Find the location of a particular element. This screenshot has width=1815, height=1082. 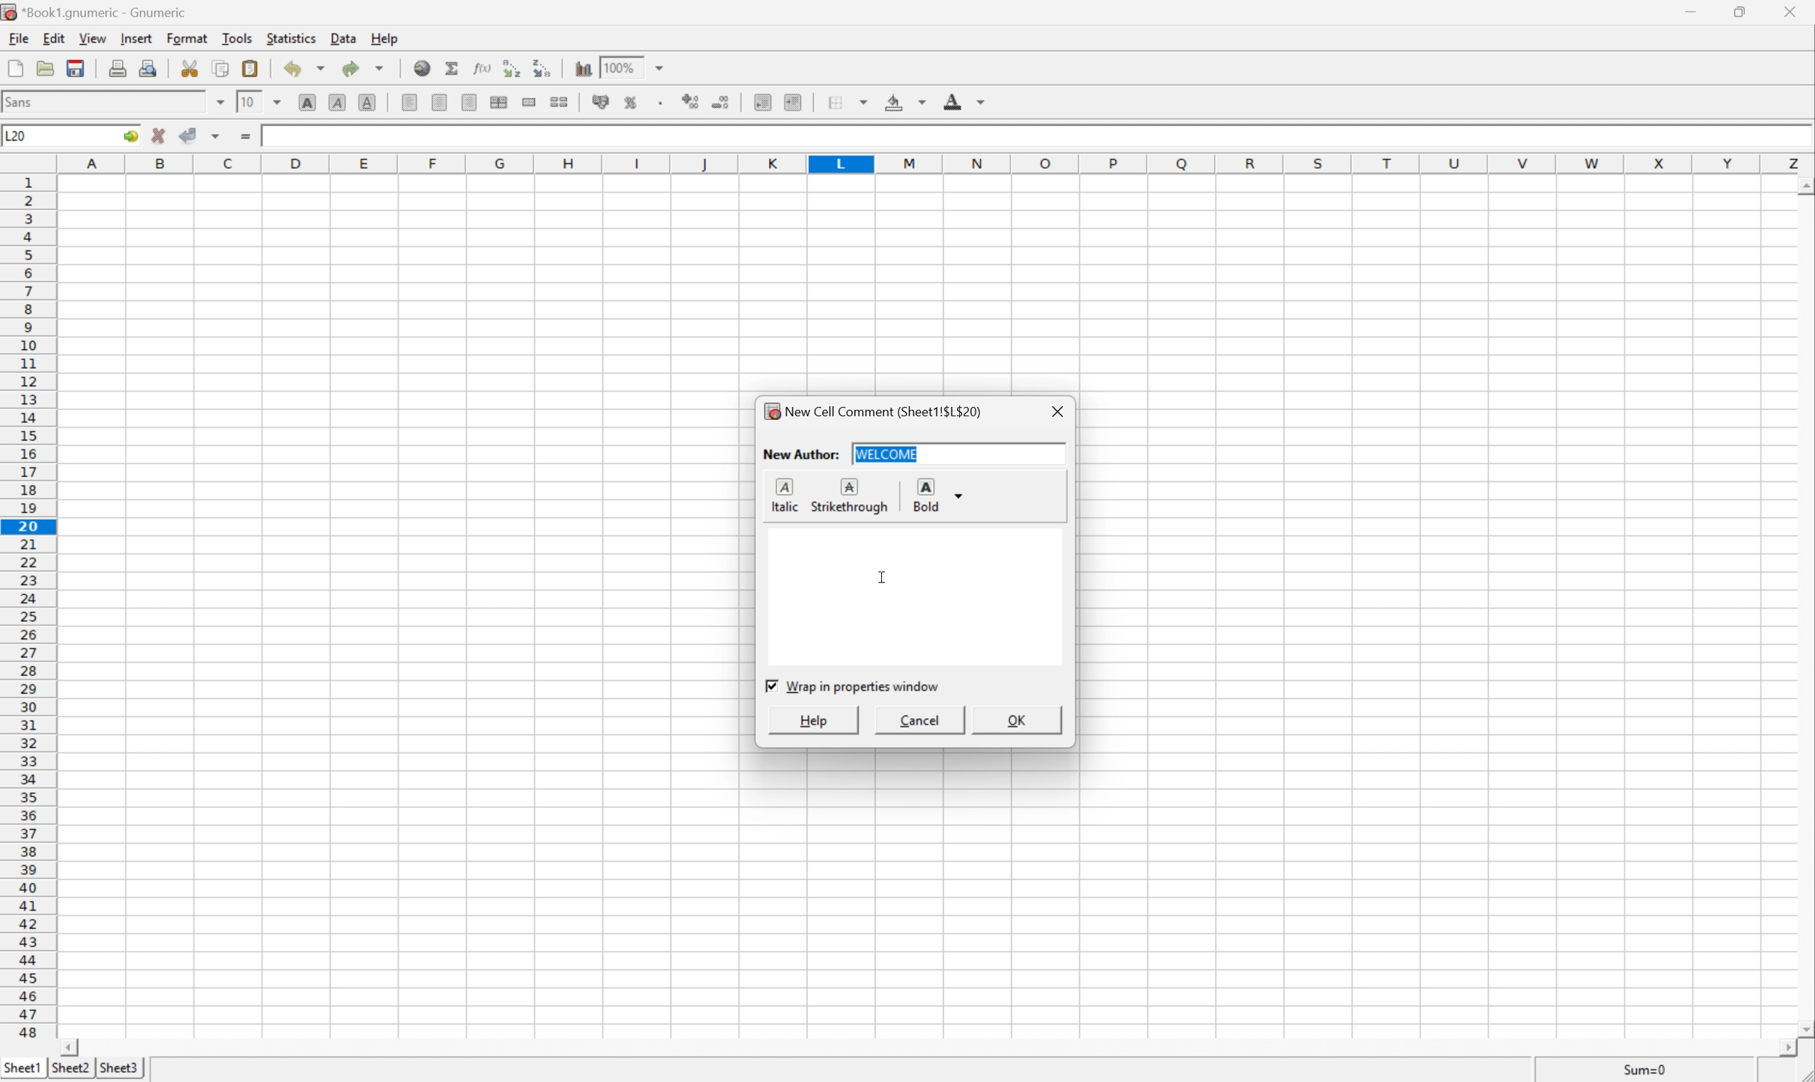

Paste clipboard is located at coordinates (252, 68).